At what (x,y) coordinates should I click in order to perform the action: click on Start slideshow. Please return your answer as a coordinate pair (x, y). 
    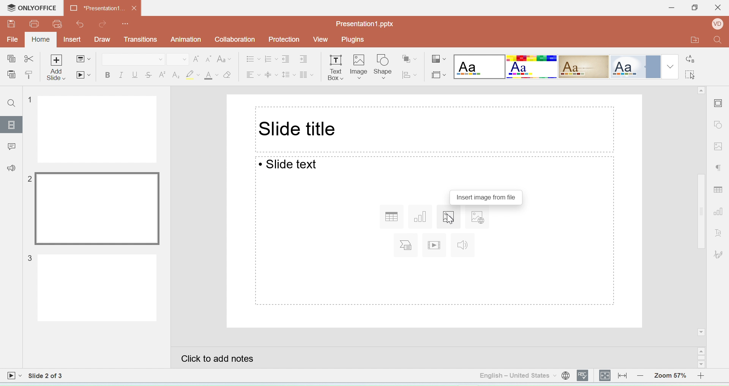
    Looking at the image, I should click on (14, 377).